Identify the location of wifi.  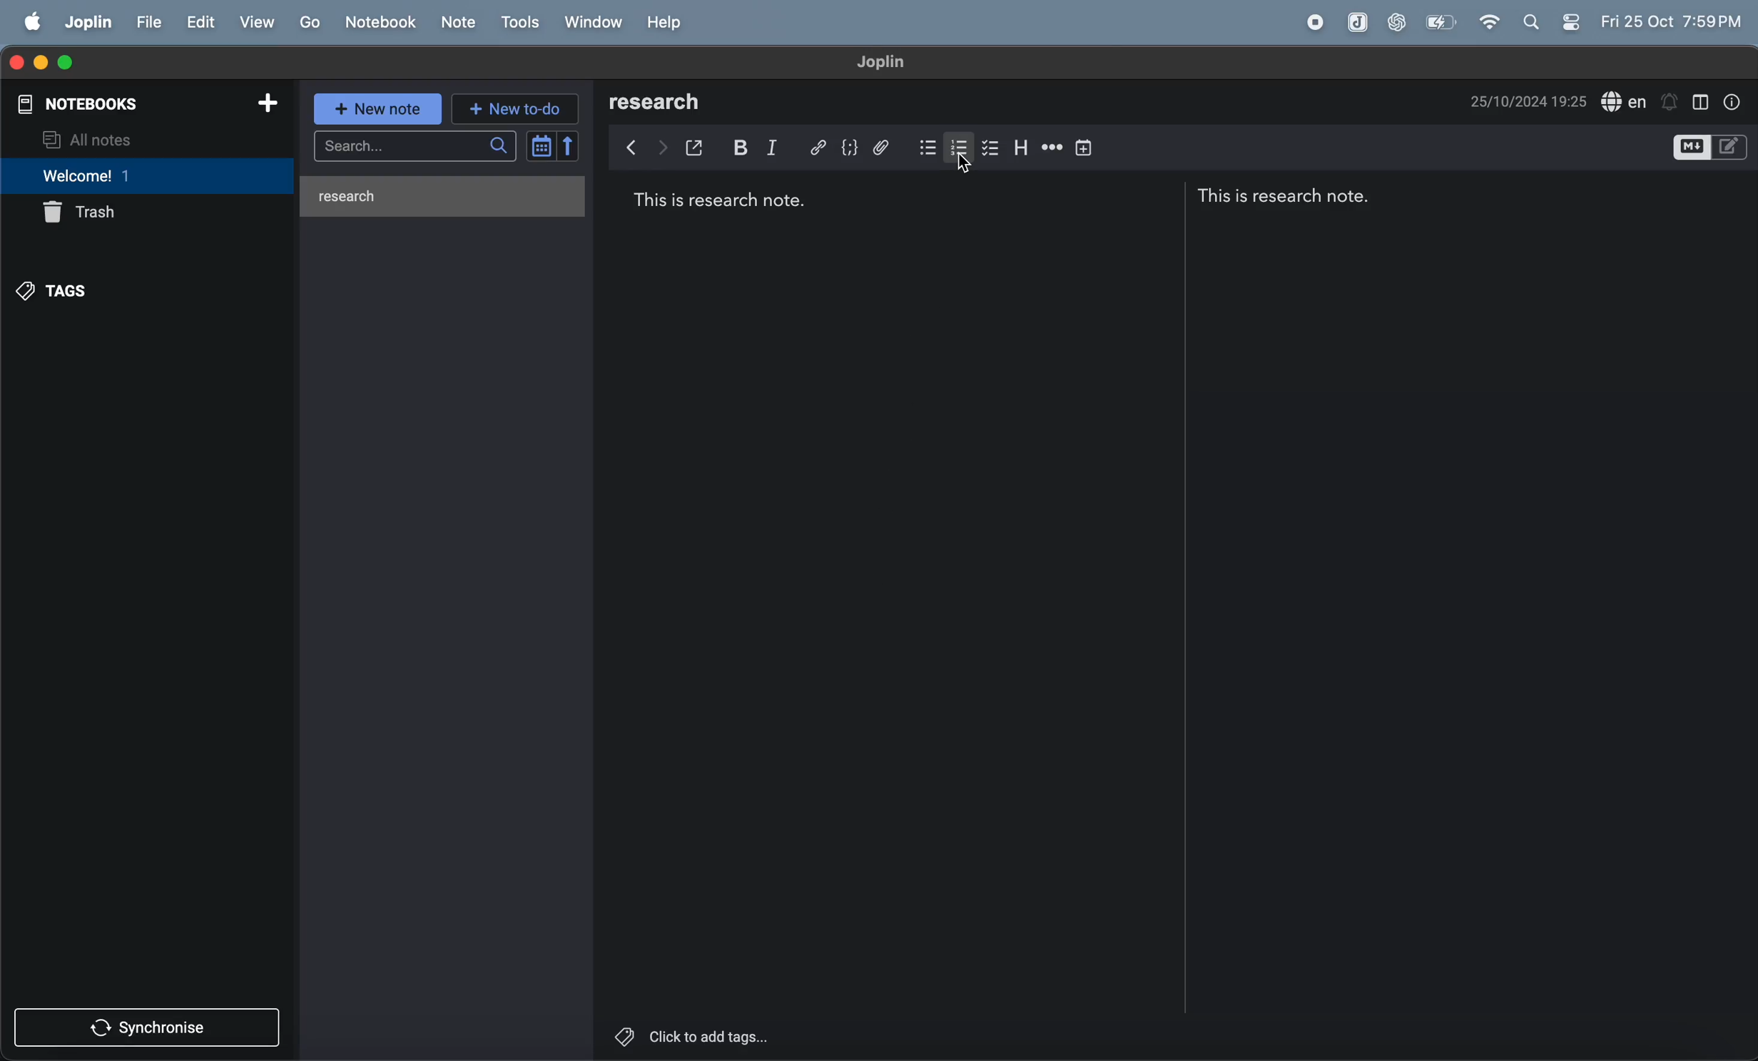
(1489, 21).